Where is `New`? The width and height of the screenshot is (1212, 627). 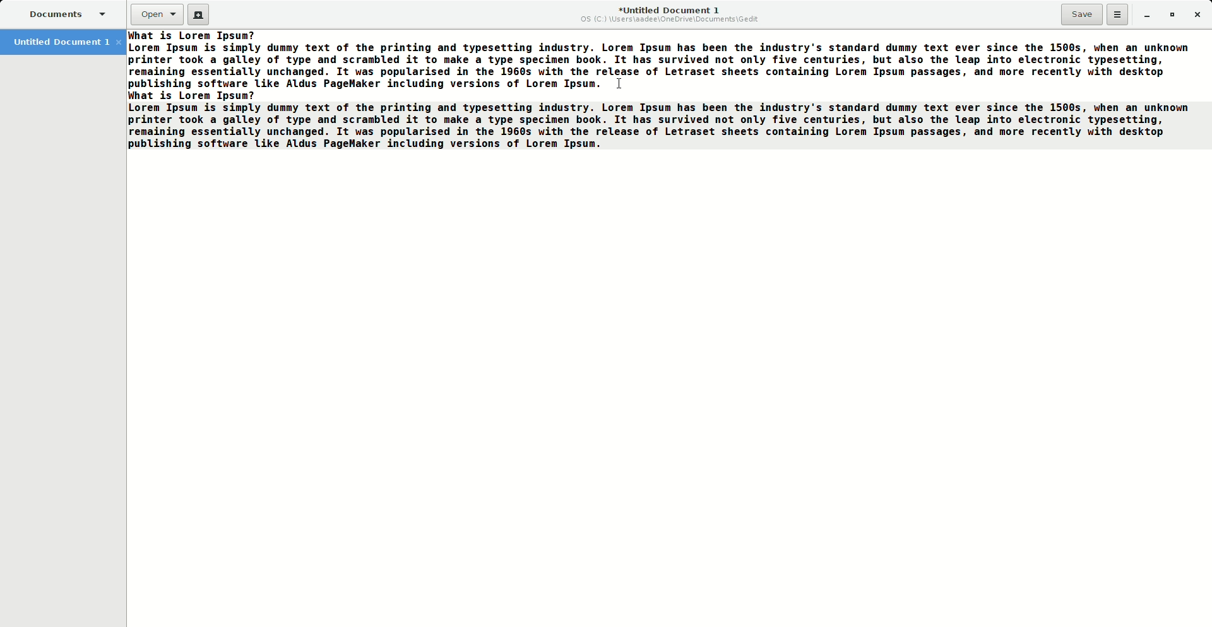
New is located at coordinates (200, 16).